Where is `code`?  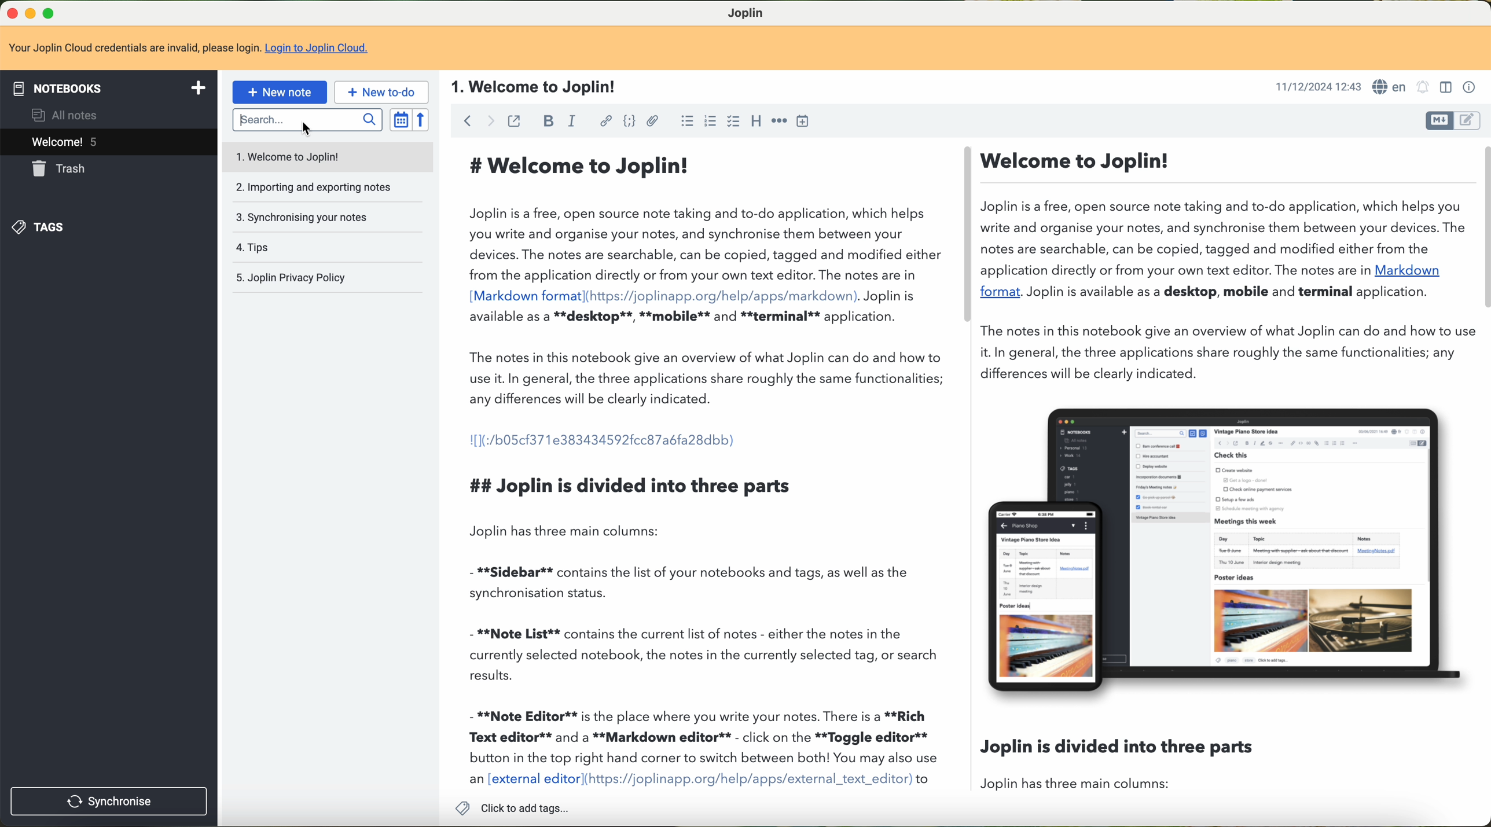 code is located at coordinates (629, 121).